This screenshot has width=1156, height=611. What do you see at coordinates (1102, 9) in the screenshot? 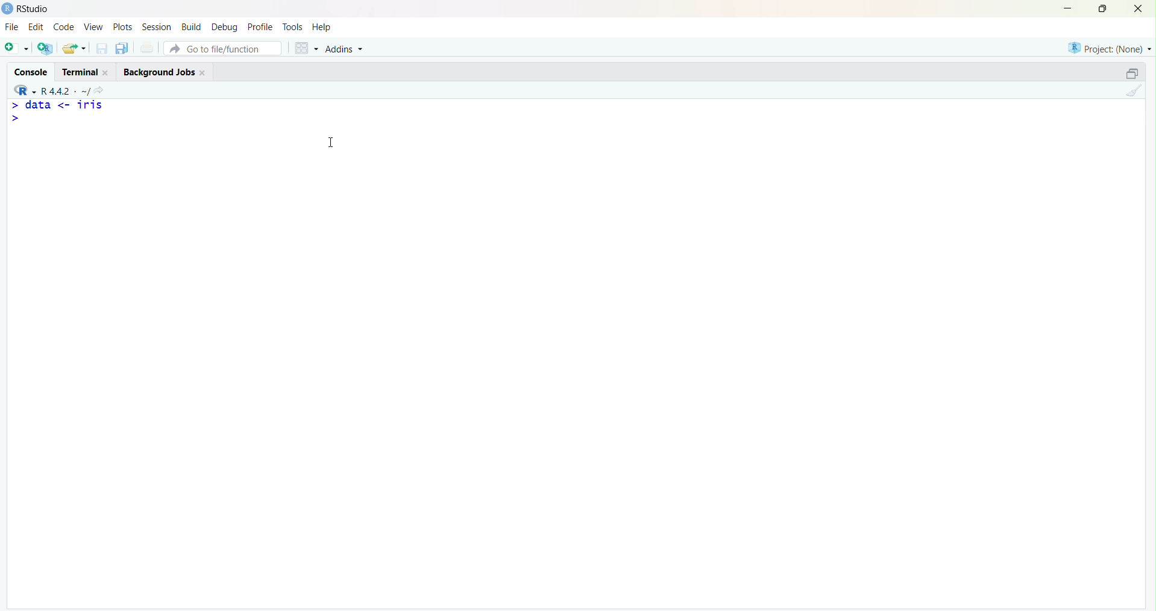
I see `Maximize` at bounding box center [1102, 9].